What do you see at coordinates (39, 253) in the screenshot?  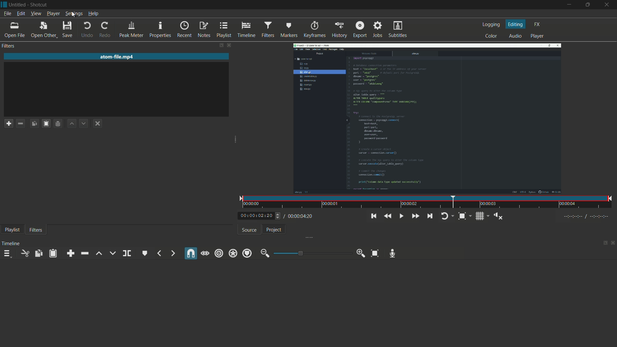 I see `copy` at bounding box center [39, 253].